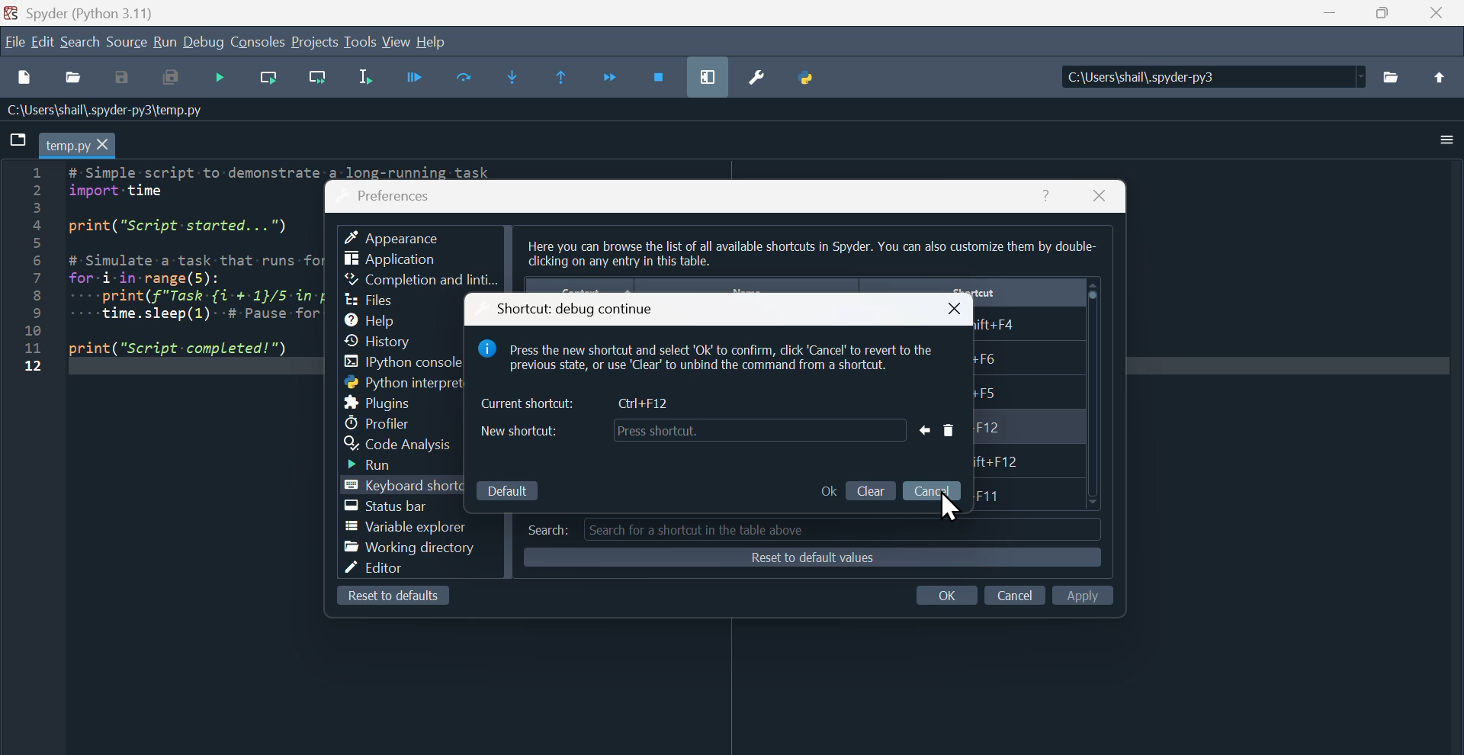 Image resolution: width=1464 pixels, height=755 pixels. I want to click on Variable explorer, so click(401, 528).